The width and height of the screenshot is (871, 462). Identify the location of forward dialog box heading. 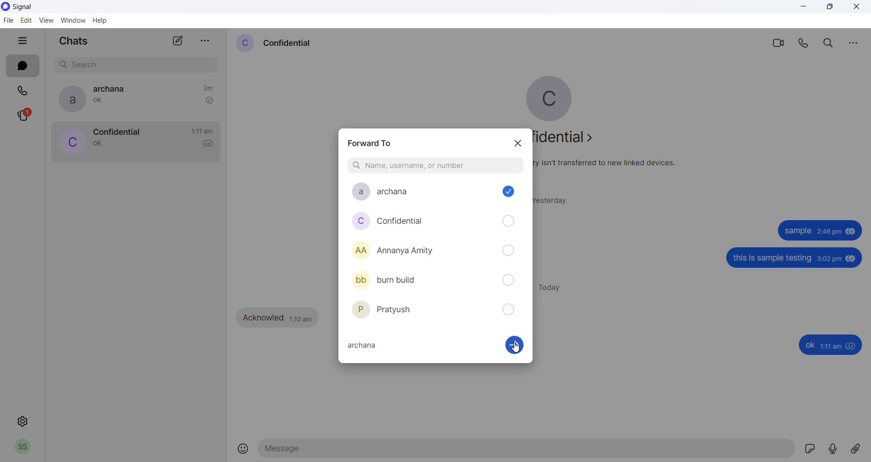
(372, 141).